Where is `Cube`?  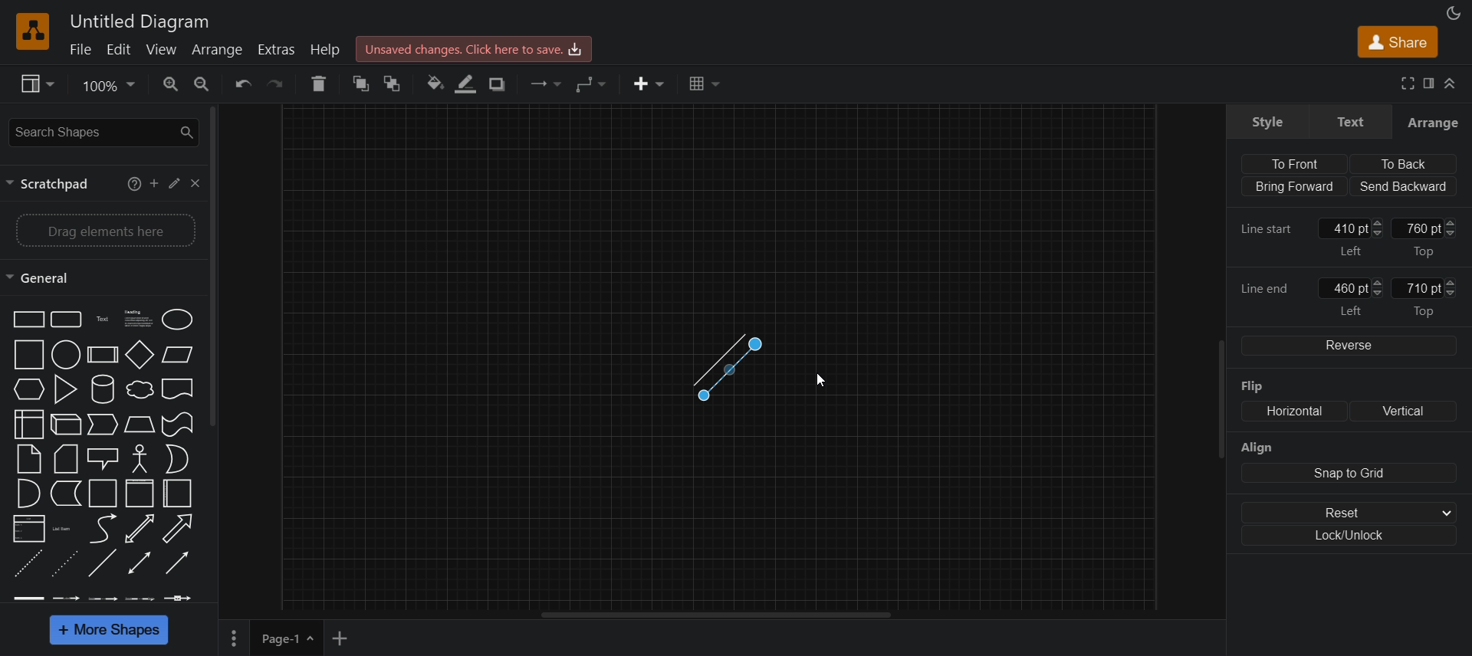 Cube is located at coordinates (64, 424).